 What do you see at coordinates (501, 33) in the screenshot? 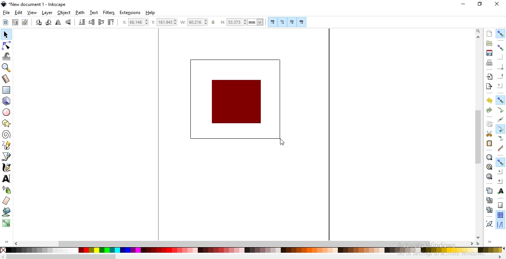
I see `enable snapping` at bounding box center [501, 33].